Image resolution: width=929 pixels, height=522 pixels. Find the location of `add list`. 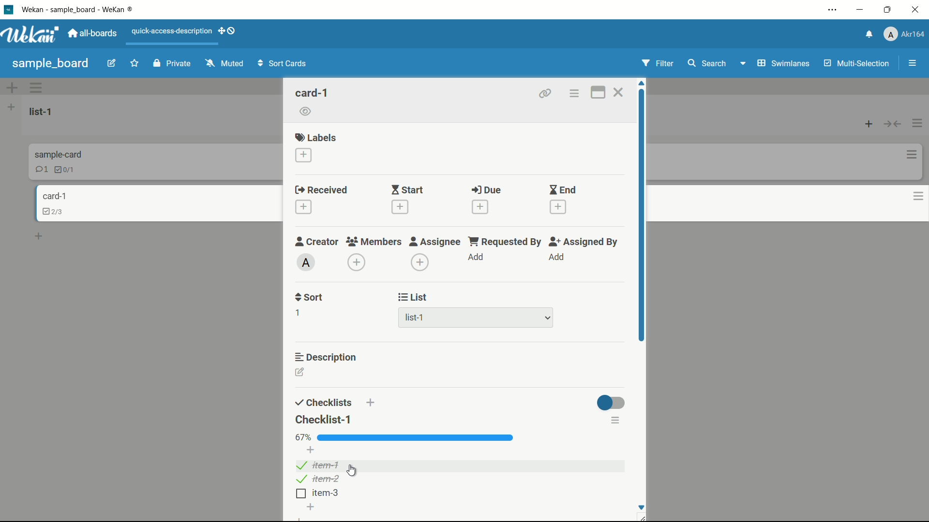

add list is located at coordinates (11, 107).